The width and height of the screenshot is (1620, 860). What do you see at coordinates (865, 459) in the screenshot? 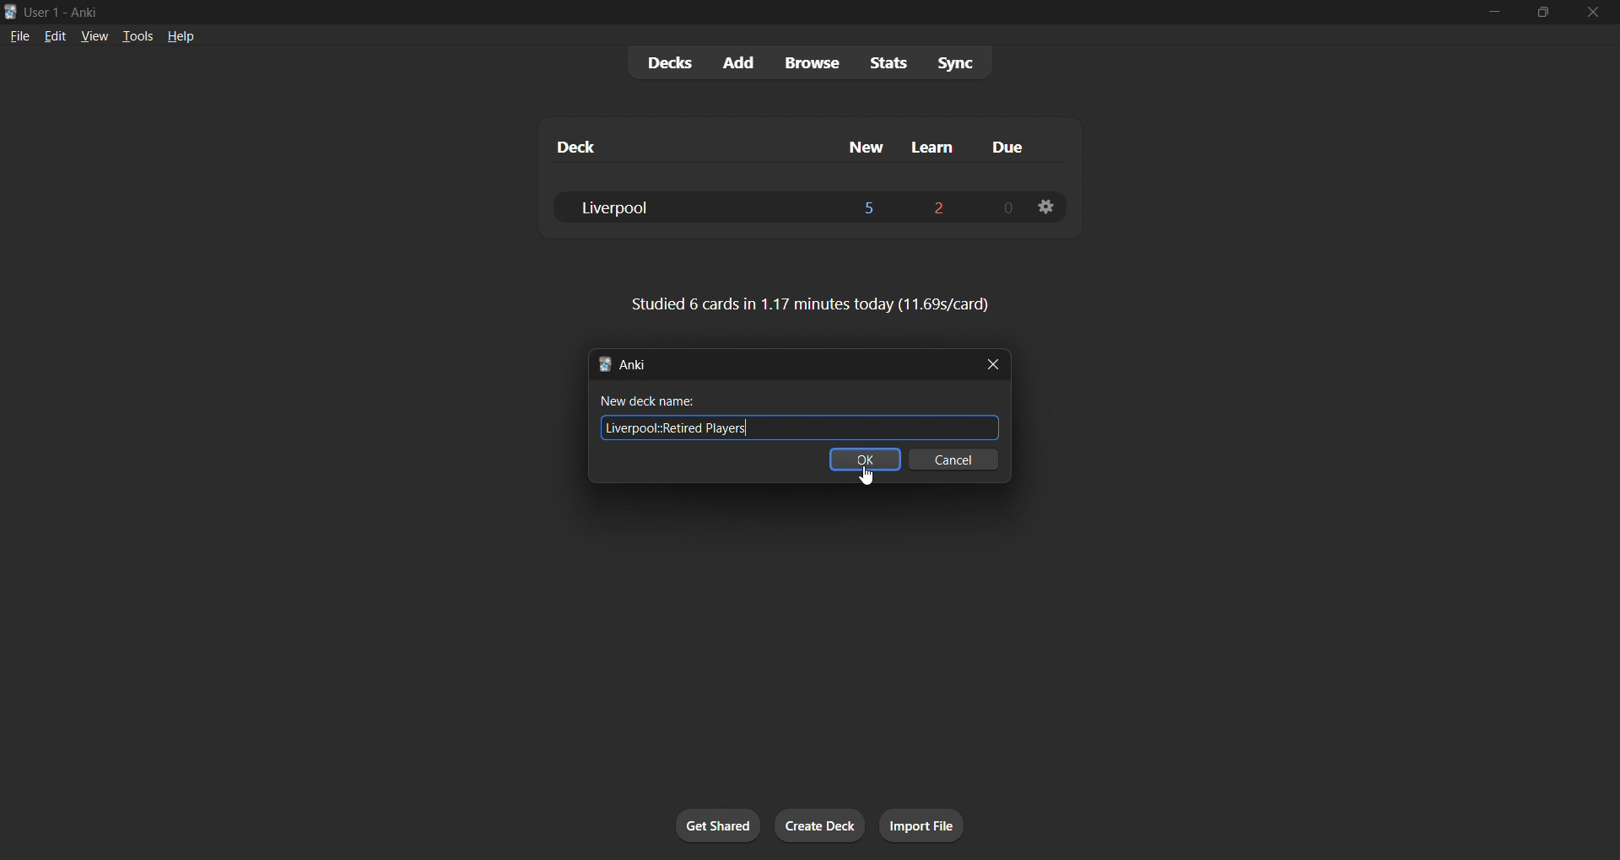
I see `ok` at bounding box center [865, 459].